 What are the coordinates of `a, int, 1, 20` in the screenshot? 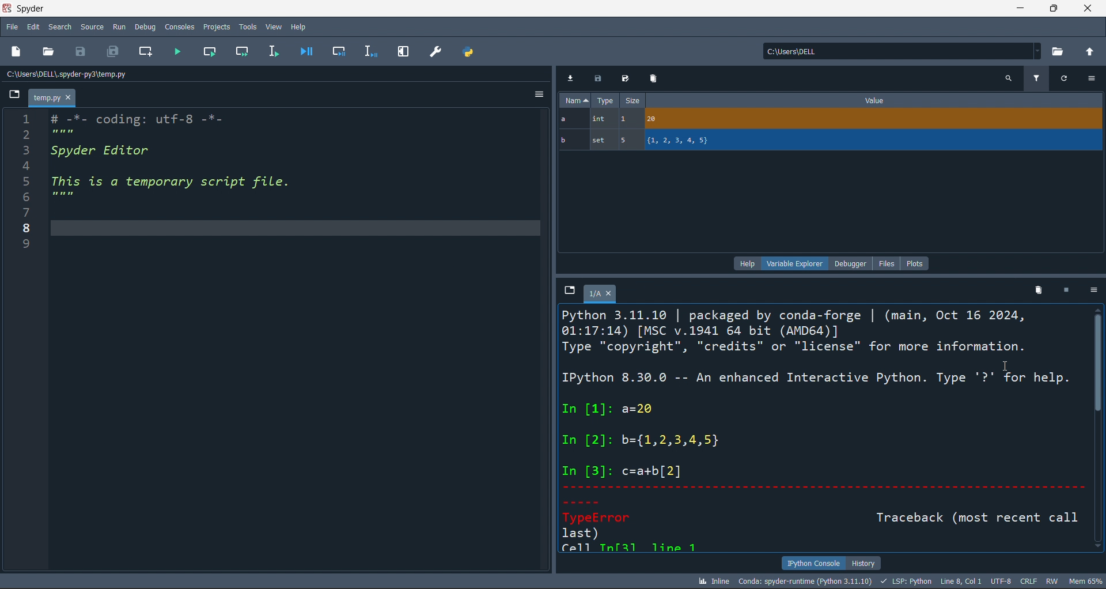 It's located at (828, 120).